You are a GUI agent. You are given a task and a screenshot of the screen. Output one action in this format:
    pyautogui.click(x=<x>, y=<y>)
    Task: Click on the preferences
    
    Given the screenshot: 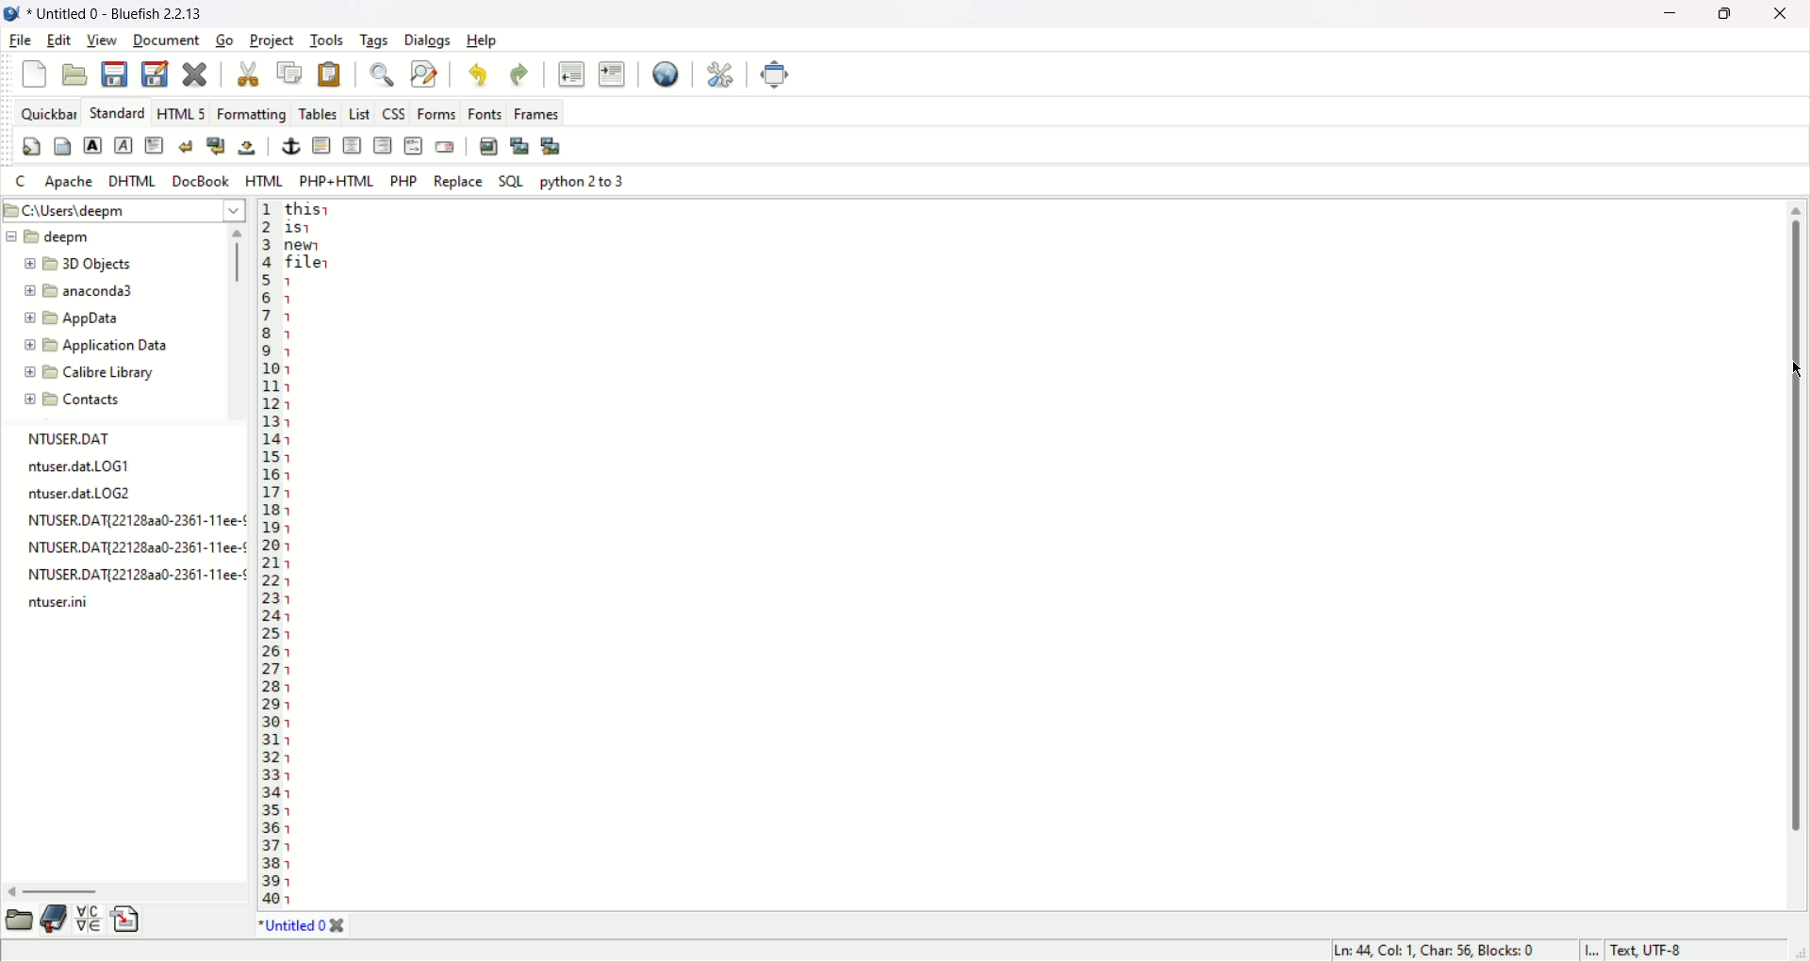 What is the action you would take?
    pyautogui.click(x=718, y=75)
    